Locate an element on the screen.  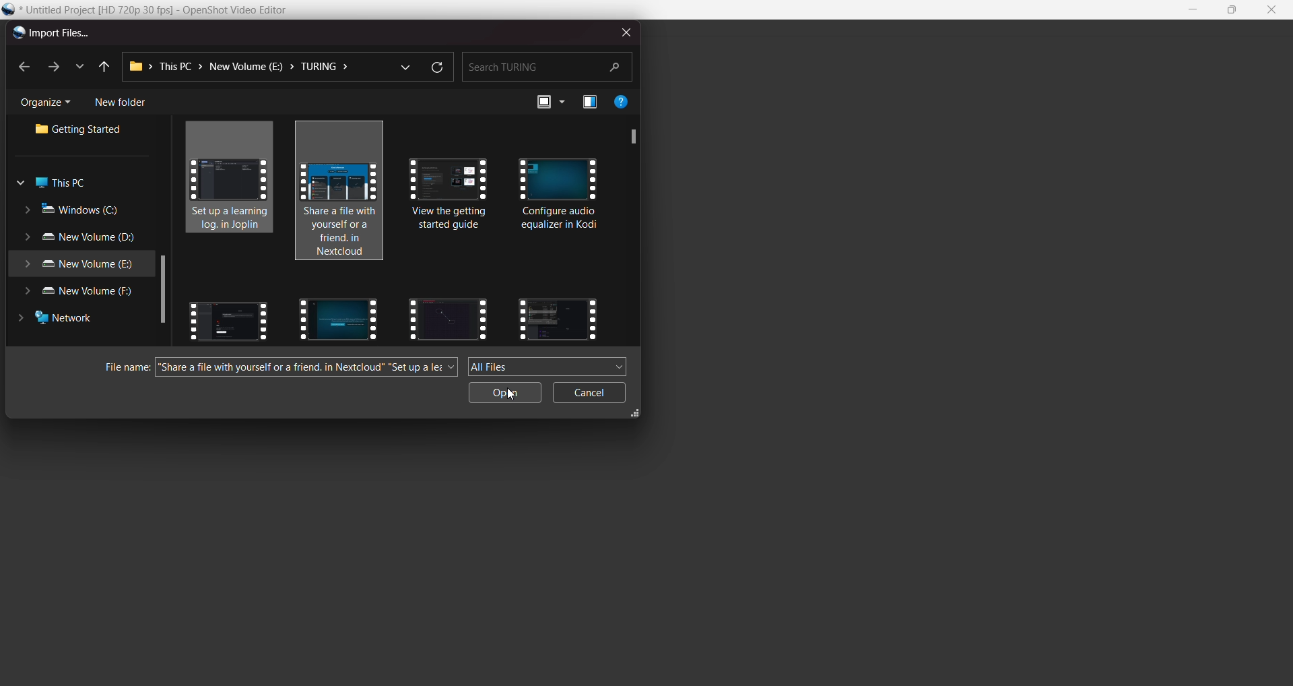
back is located at coordinates (25, 68).